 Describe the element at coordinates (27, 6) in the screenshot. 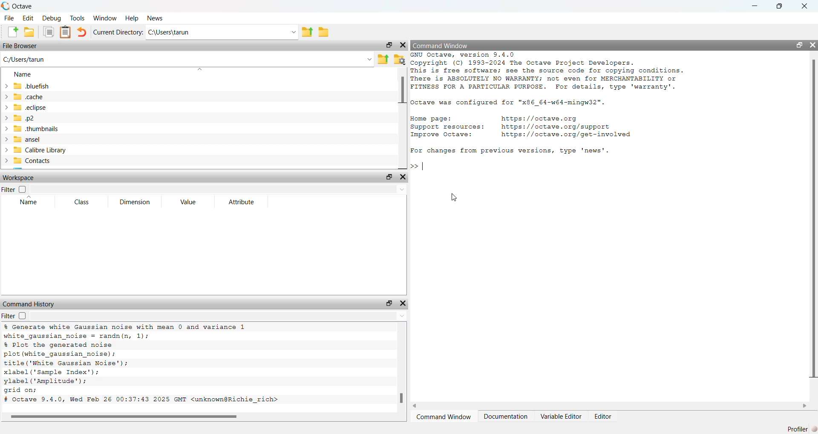

I see ` Octave` at that location.